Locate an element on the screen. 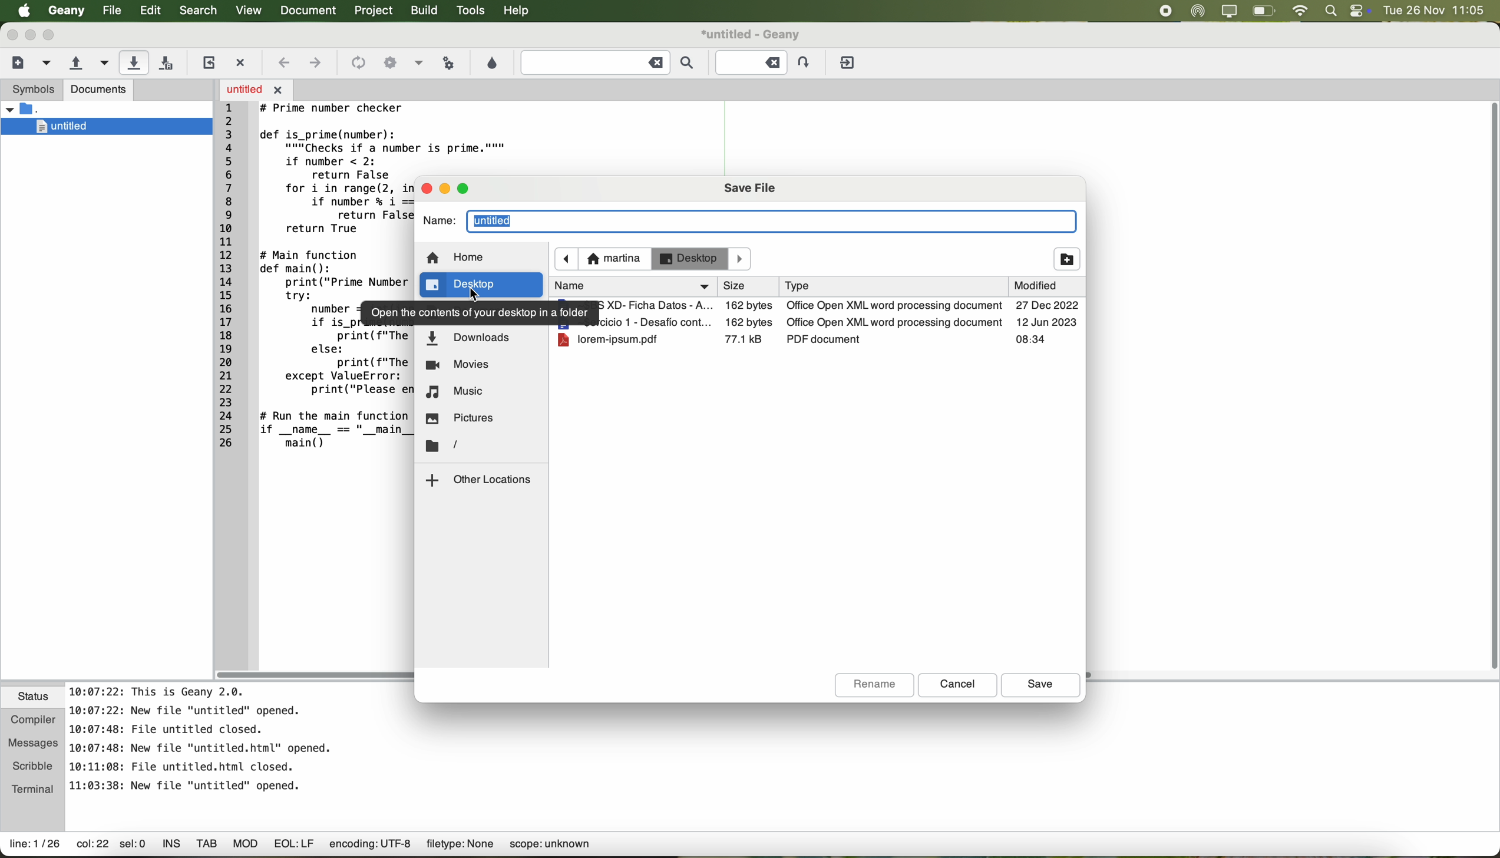 This screenshot has height=858, width=1500. status is located at coordinates (34, 698).